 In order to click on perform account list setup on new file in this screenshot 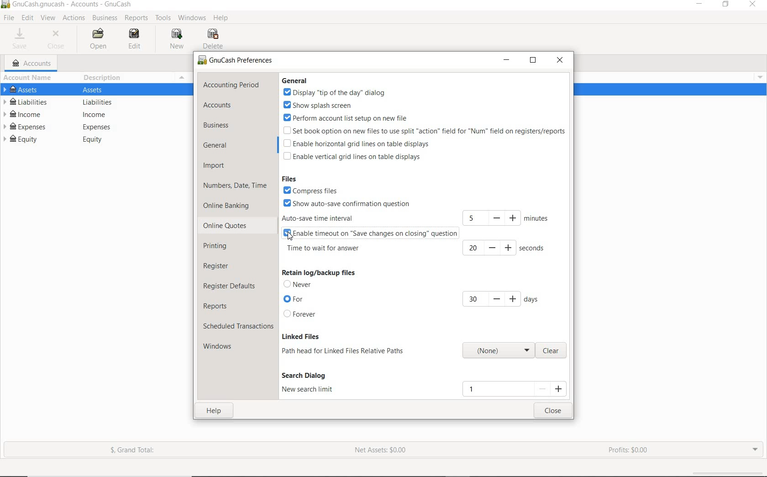, I will do `click(347, 118)`.